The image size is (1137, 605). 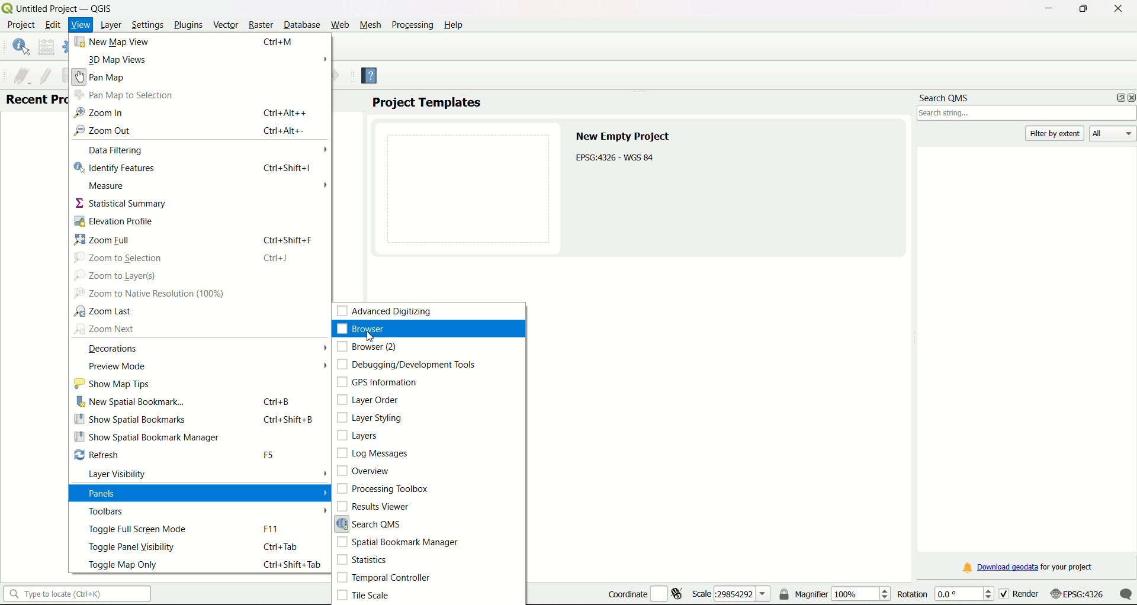 What do you see at coordinates (99, 112) in the screenshot?
I see `` at bounding box center [99, 112].